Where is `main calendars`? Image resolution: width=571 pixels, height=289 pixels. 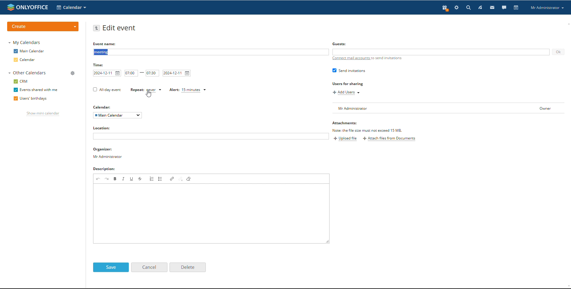 main calendars is located at coordinates (29, 51).